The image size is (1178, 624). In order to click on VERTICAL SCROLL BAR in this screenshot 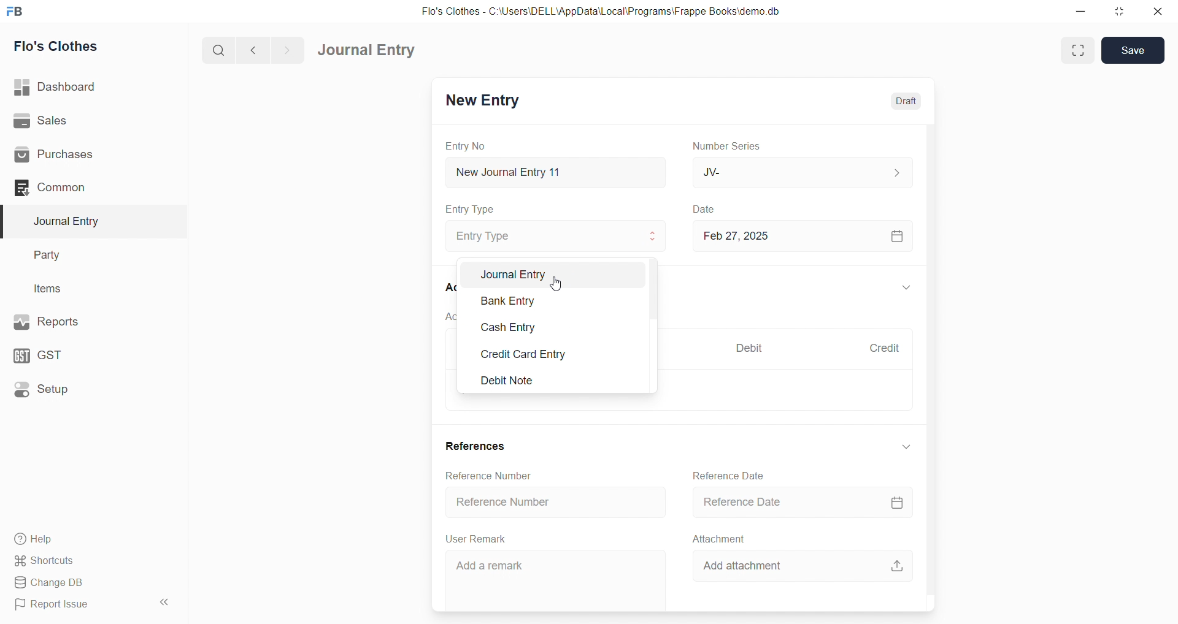, I will do `click(929, 367)`.